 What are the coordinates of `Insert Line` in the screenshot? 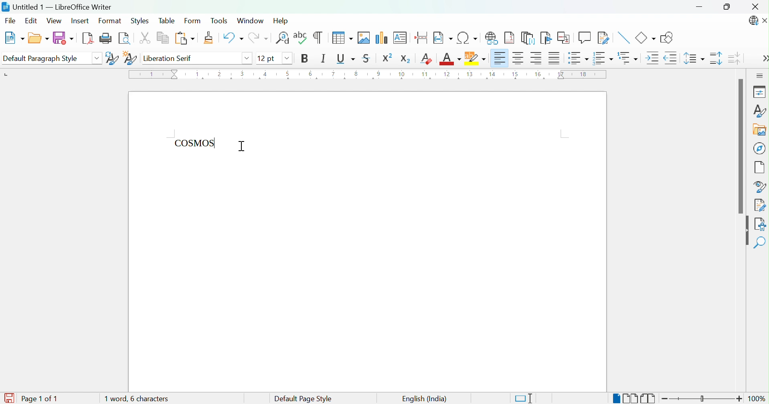 It's located at (623, 36).